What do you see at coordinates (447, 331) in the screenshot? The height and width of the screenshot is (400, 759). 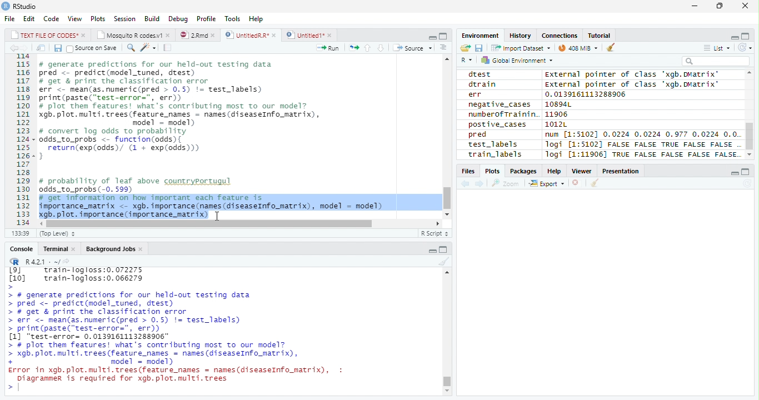 I see `Scroll` at bounding box center [447, 331].